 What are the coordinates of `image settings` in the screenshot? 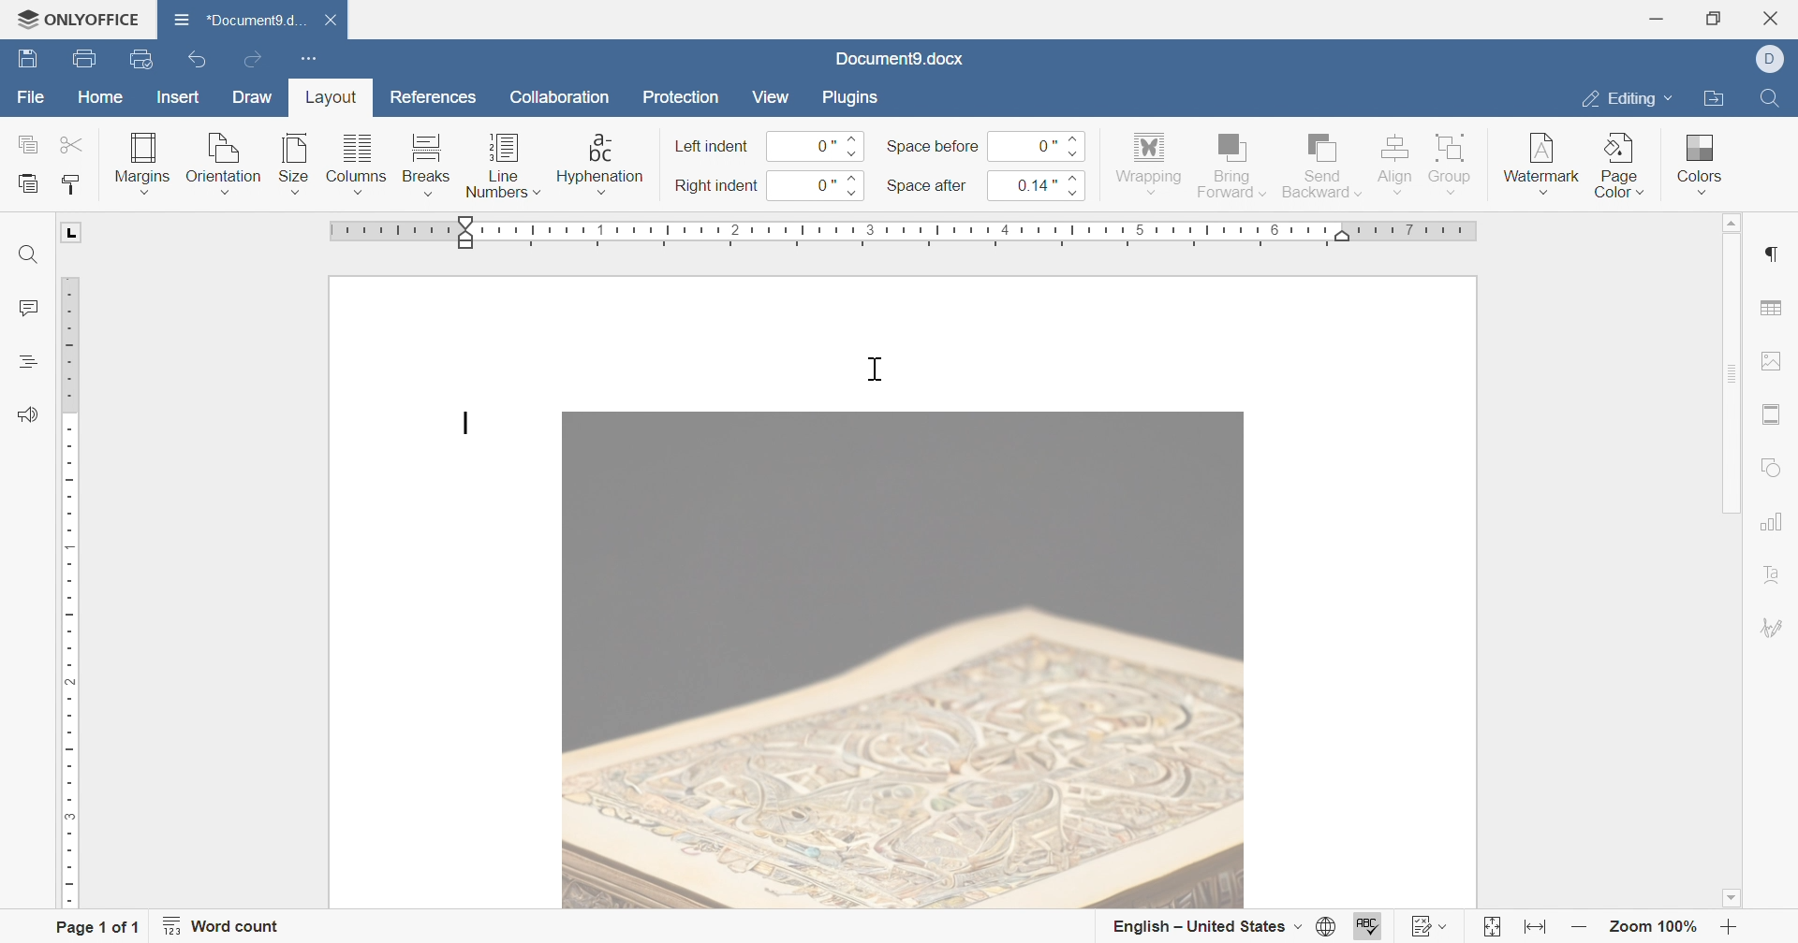 It's located at (1772, 360).